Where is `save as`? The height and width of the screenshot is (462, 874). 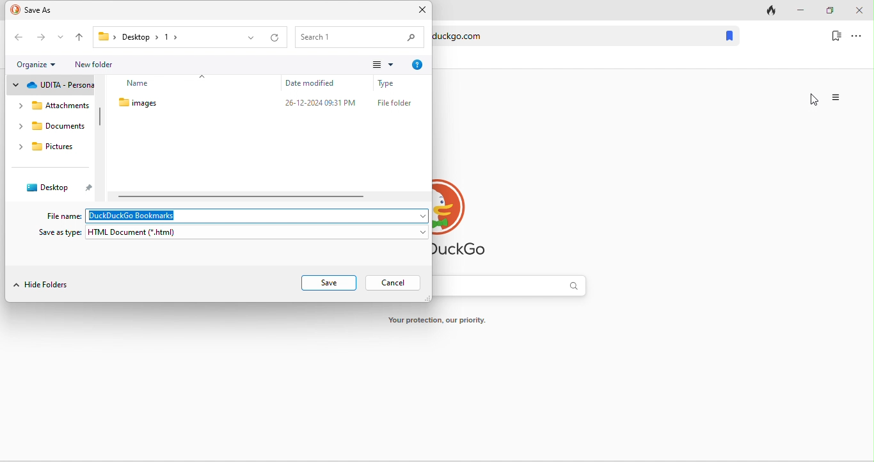
save as is located at coordinates (38, 11).